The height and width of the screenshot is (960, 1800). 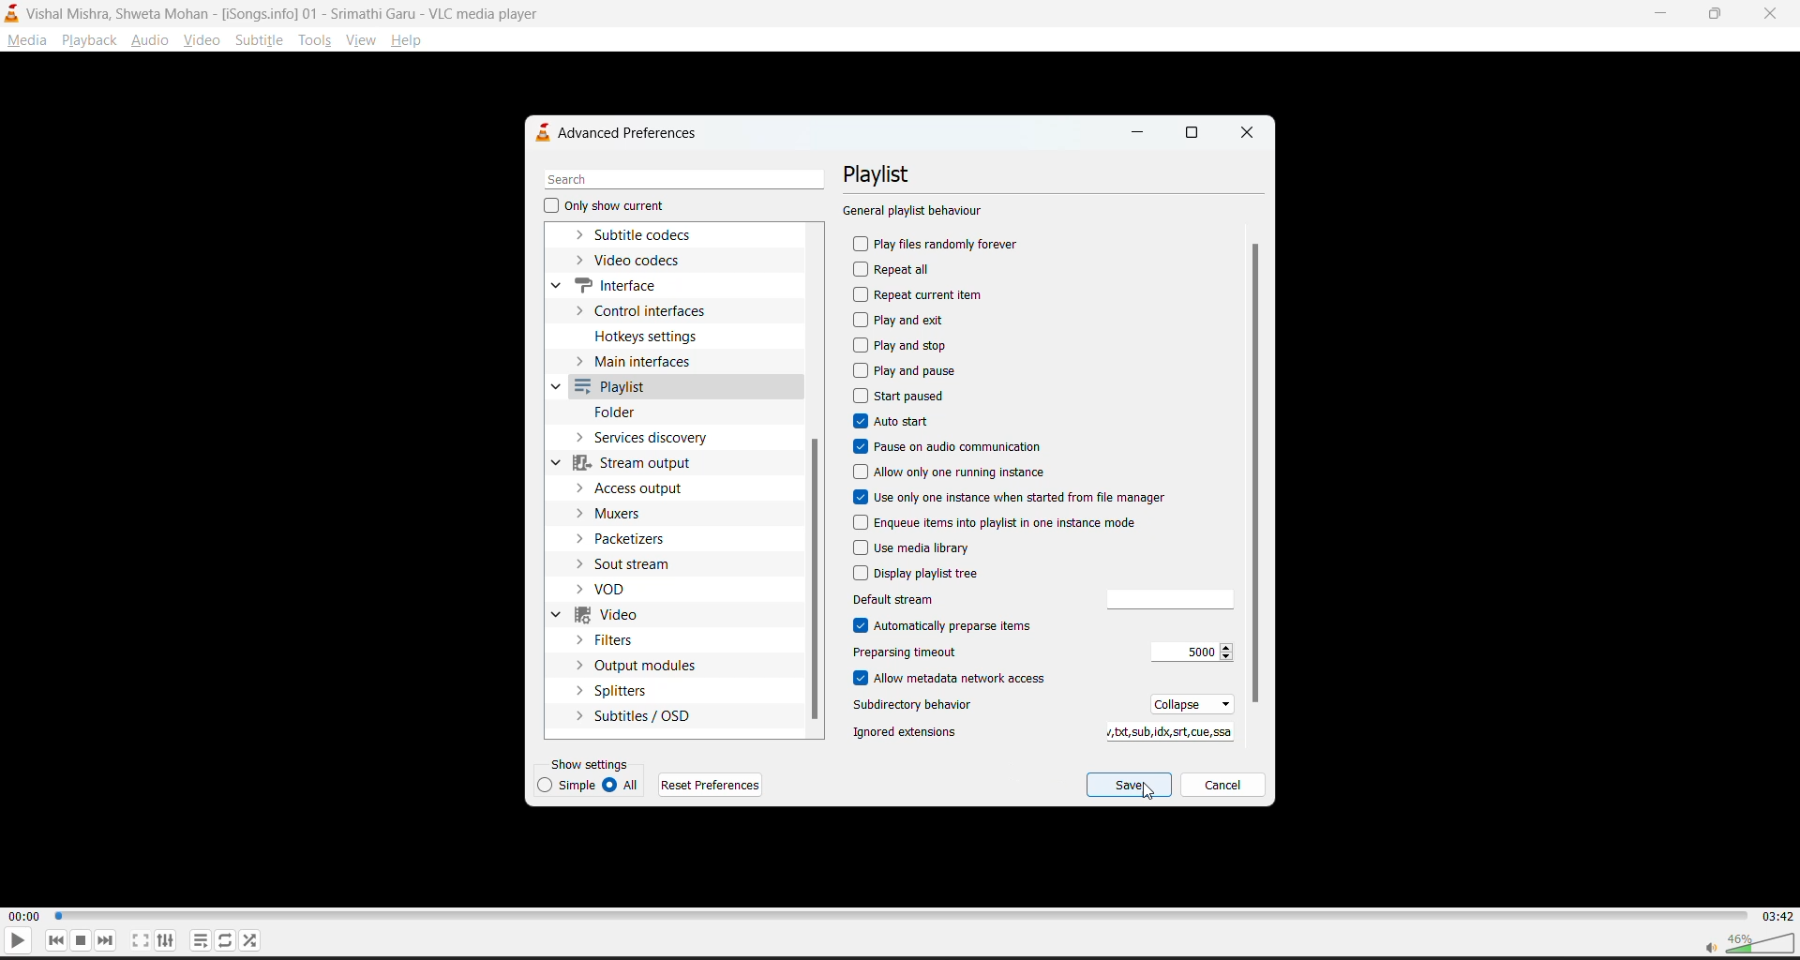 What do you see at coordinates (878, 177) in the screenshot?
I see `playlist` at bounding box center [878, 177].